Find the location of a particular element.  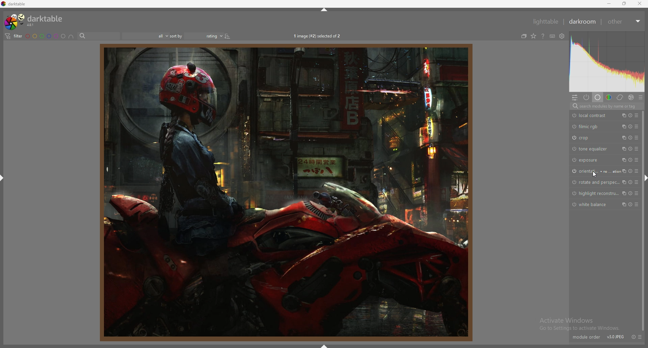

crop is located at coordinates (587, 138).